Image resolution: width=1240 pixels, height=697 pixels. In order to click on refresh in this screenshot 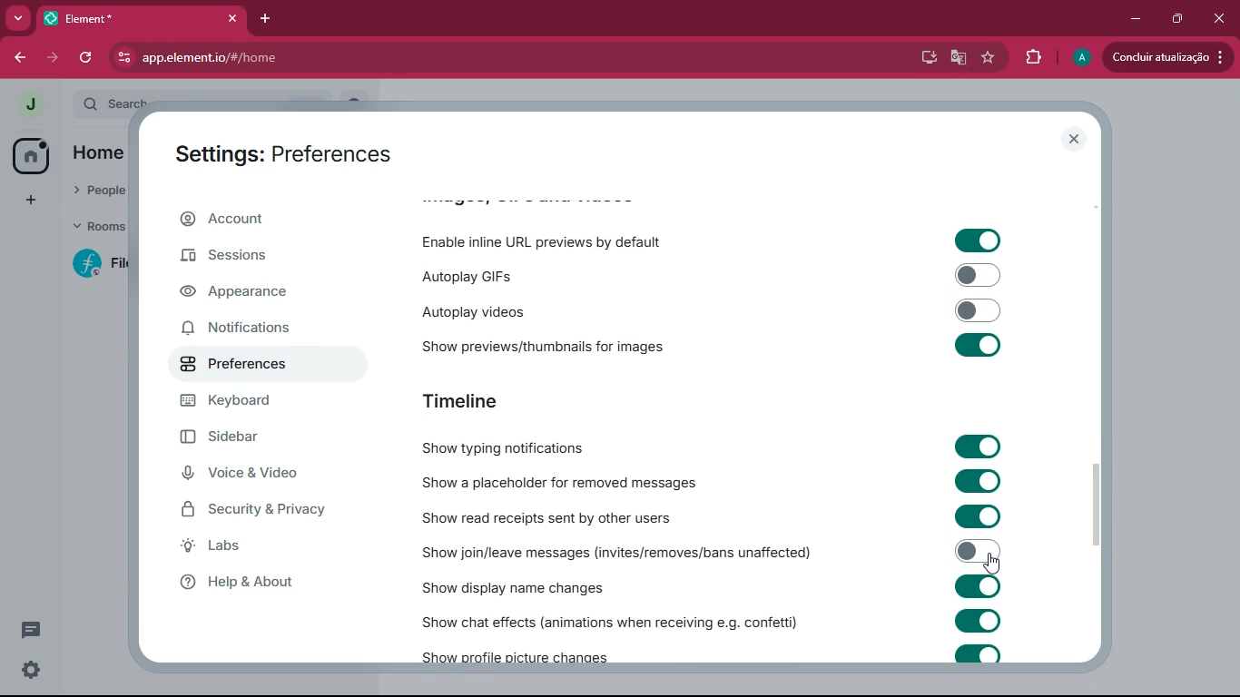, I will do `click(87, 59)`.